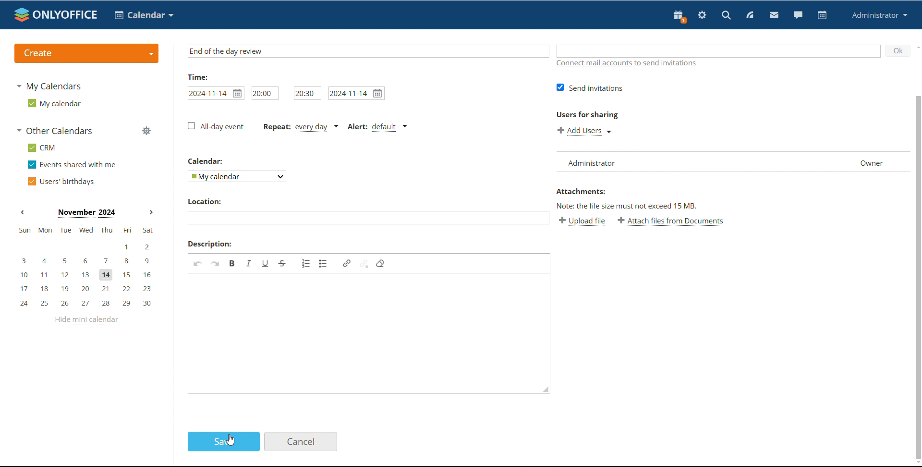 The height and width of the screenshot is (467, 922). I want to click on present, so click(679, 16).